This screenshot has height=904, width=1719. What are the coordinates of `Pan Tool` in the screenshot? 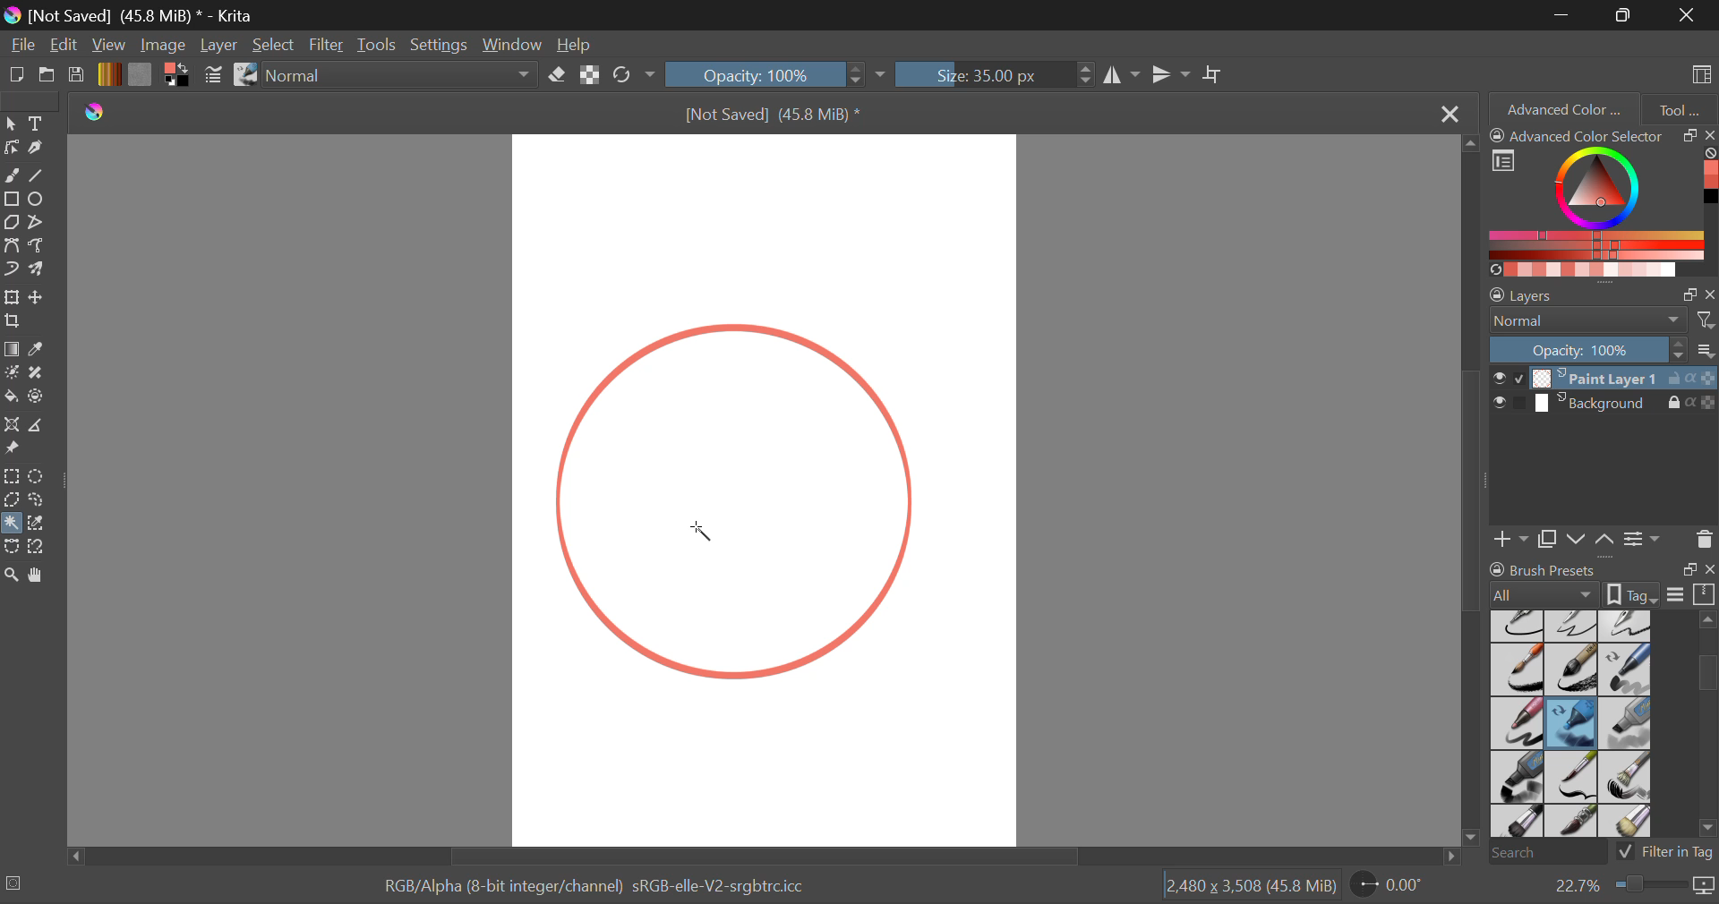 It's located at (39, 575).